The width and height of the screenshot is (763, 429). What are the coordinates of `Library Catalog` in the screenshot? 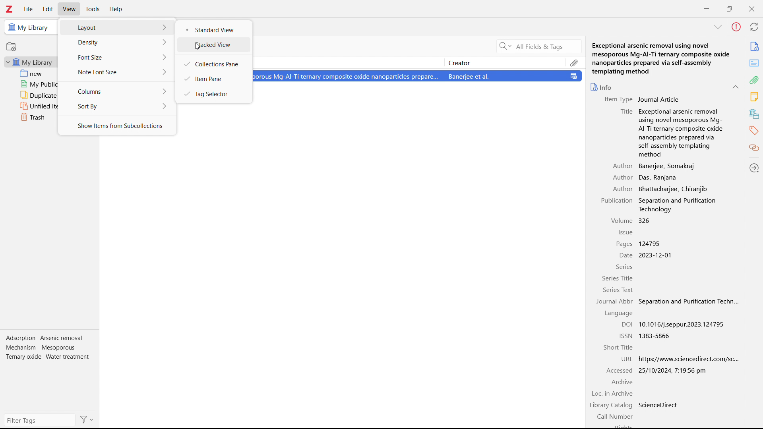 It's located at (610, 405).